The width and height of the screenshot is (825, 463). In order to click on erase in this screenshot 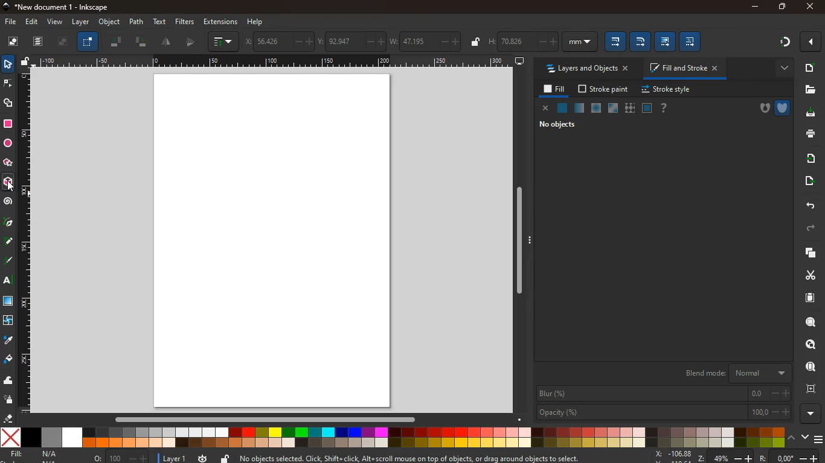, I will do `click(9, 418)`.